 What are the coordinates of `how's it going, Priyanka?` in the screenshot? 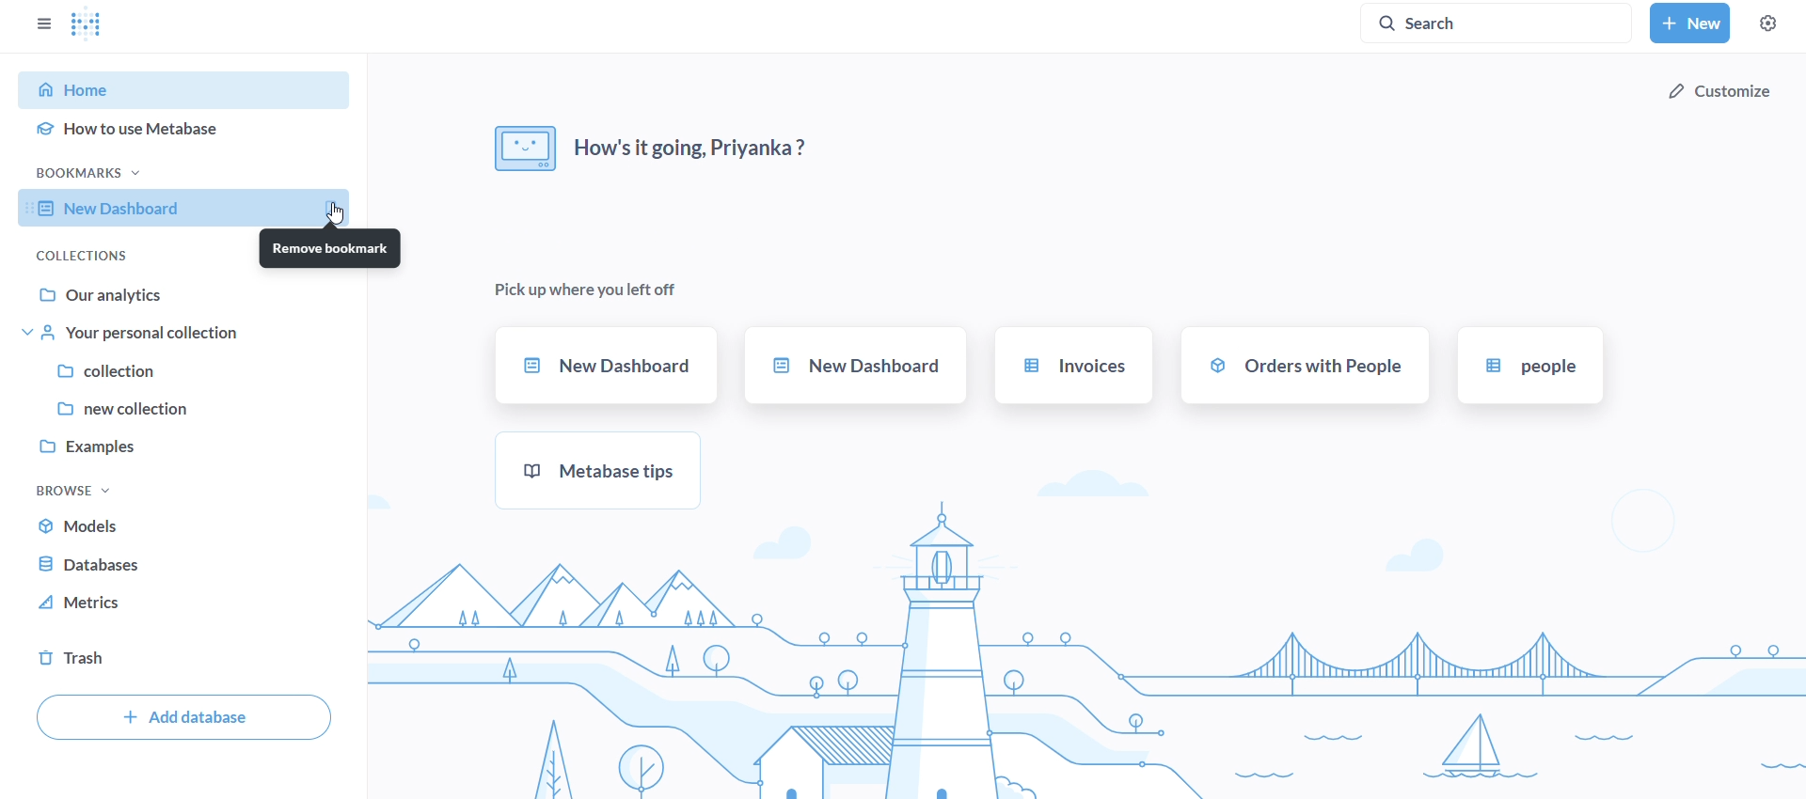 It's located at (653, 145).